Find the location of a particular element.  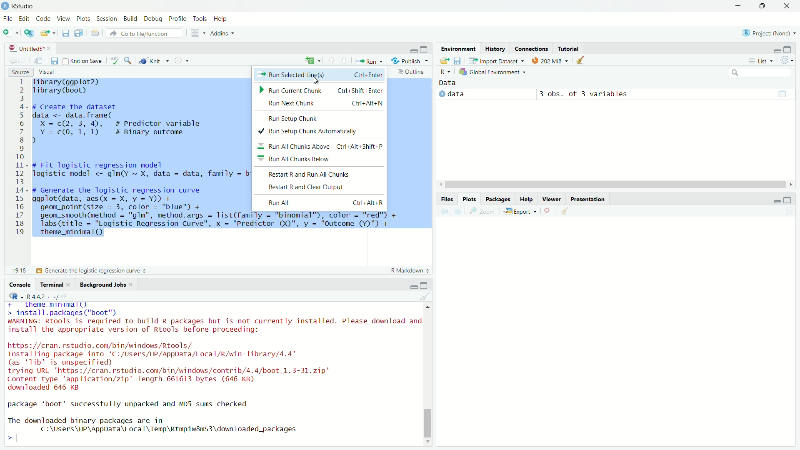

restore is located at coordinates (763, 6).